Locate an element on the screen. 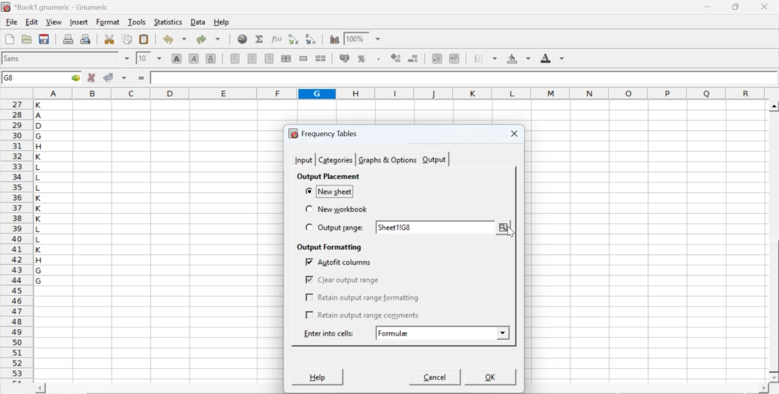  accept changes is located at coordinates (109, 77).